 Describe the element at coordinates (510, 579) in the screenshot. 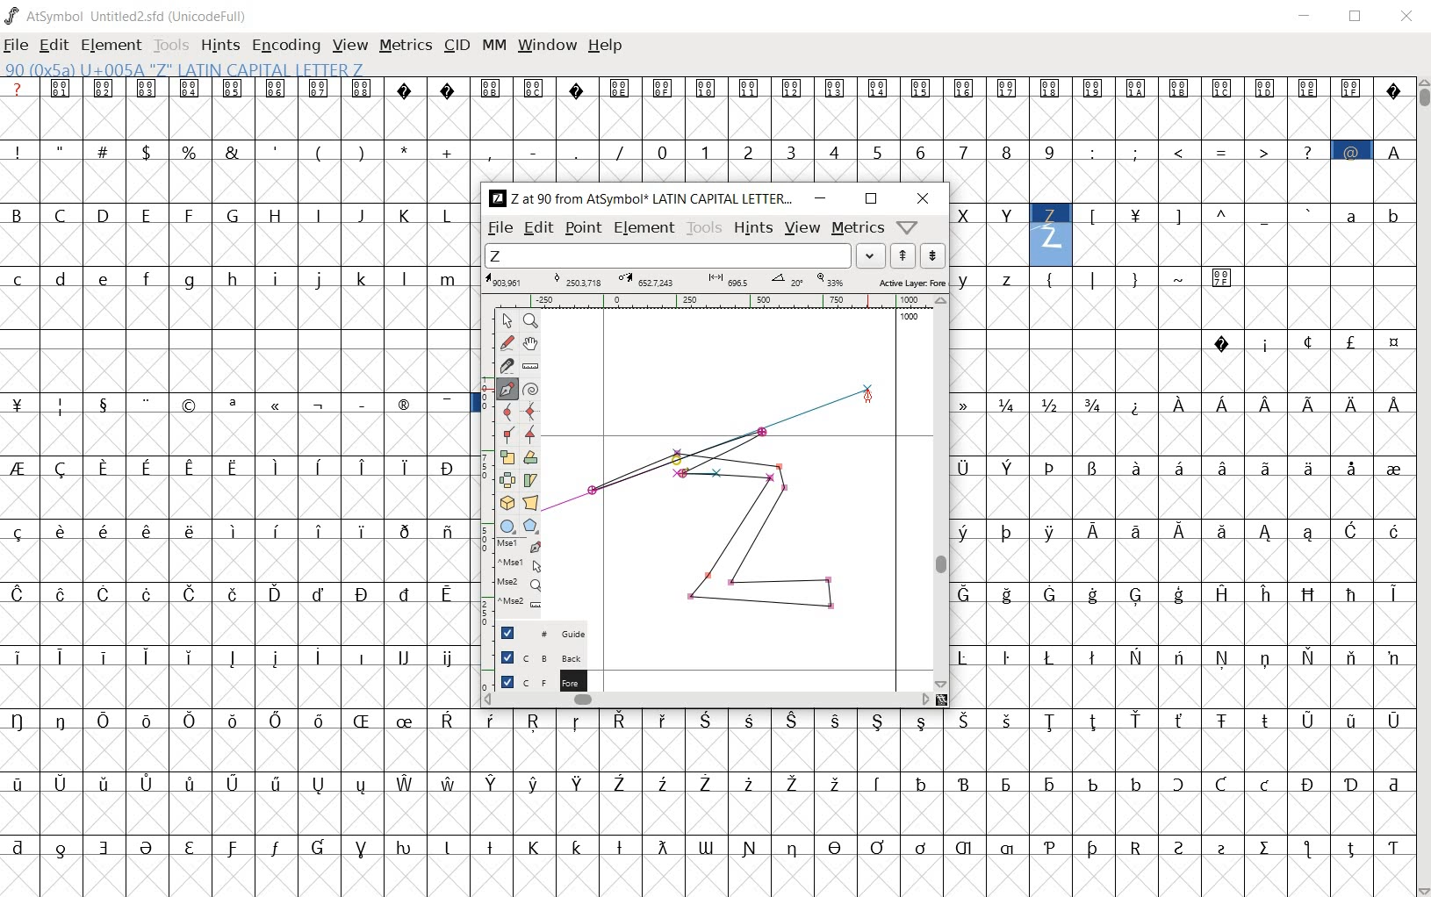

I see `mse1 mse1 mse2 mse2` at that location.